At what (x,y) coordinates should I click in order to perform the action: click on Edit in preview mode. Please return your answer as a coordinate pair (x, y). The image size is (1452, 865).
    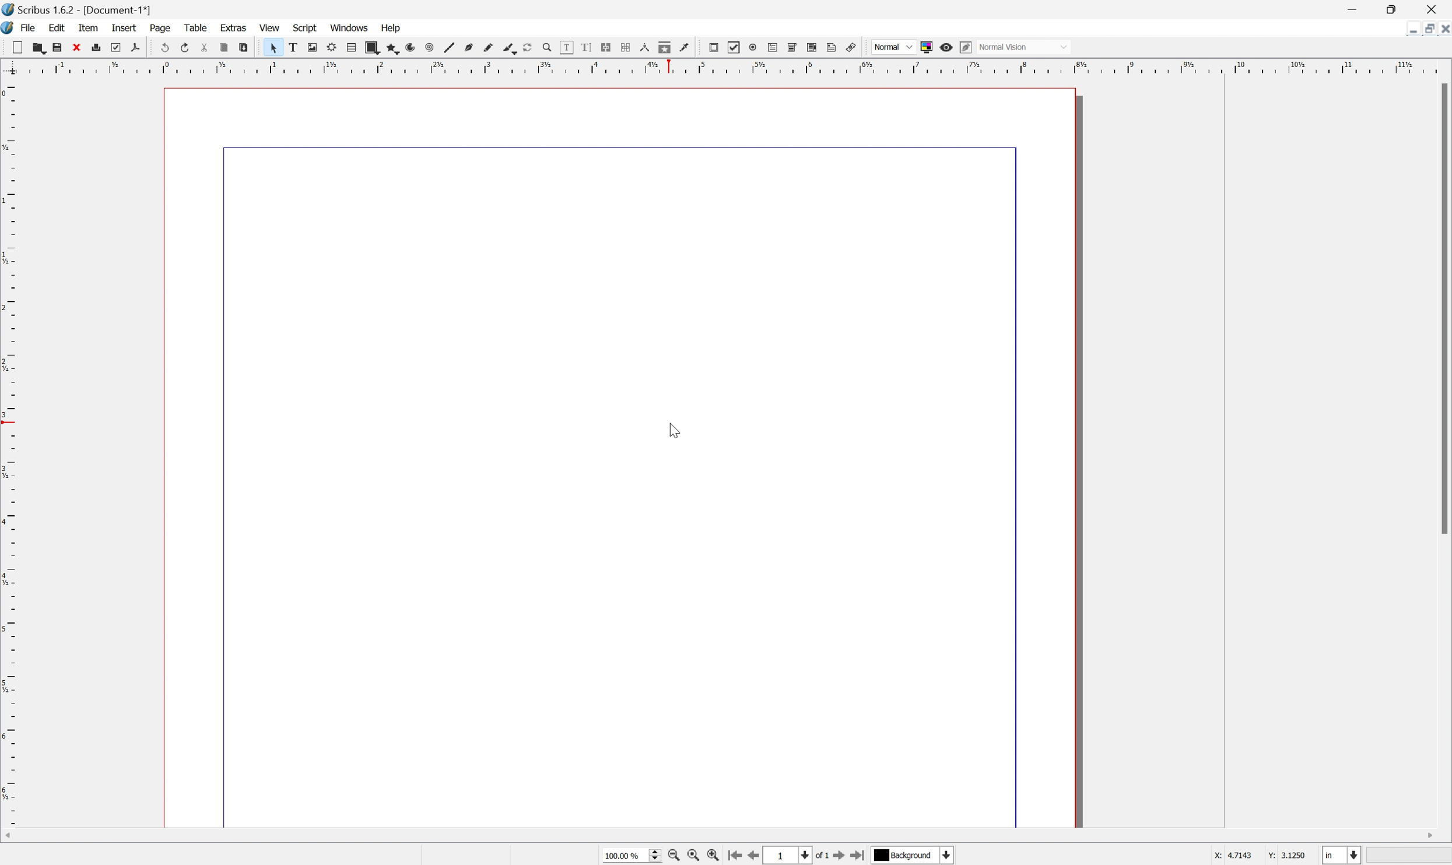
    Looking at the image, I should click on (966, 47).